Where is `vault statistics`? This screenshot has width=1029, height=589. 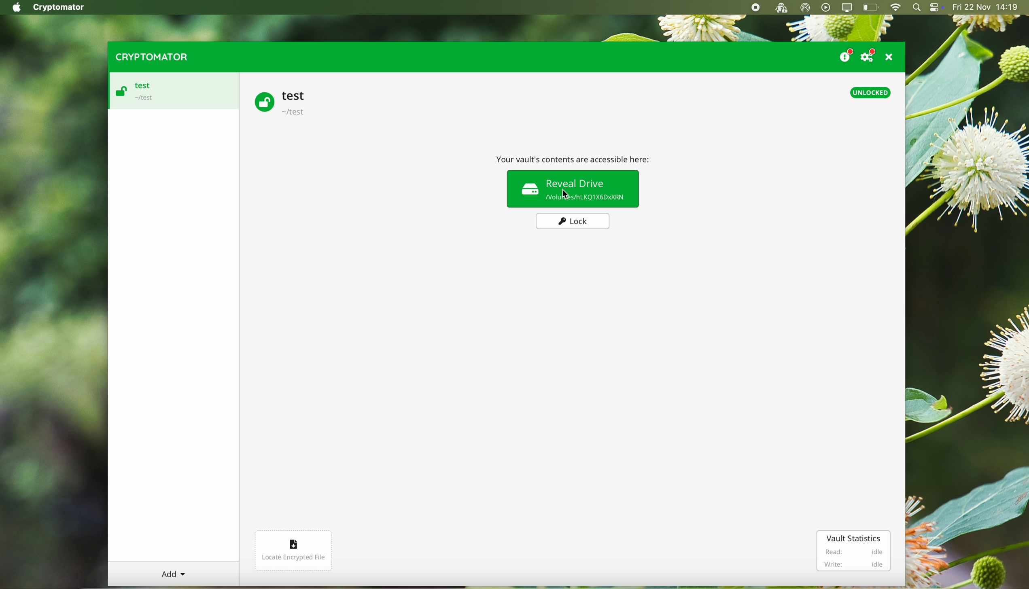
vault statistics is located at coordinates (852, 537).